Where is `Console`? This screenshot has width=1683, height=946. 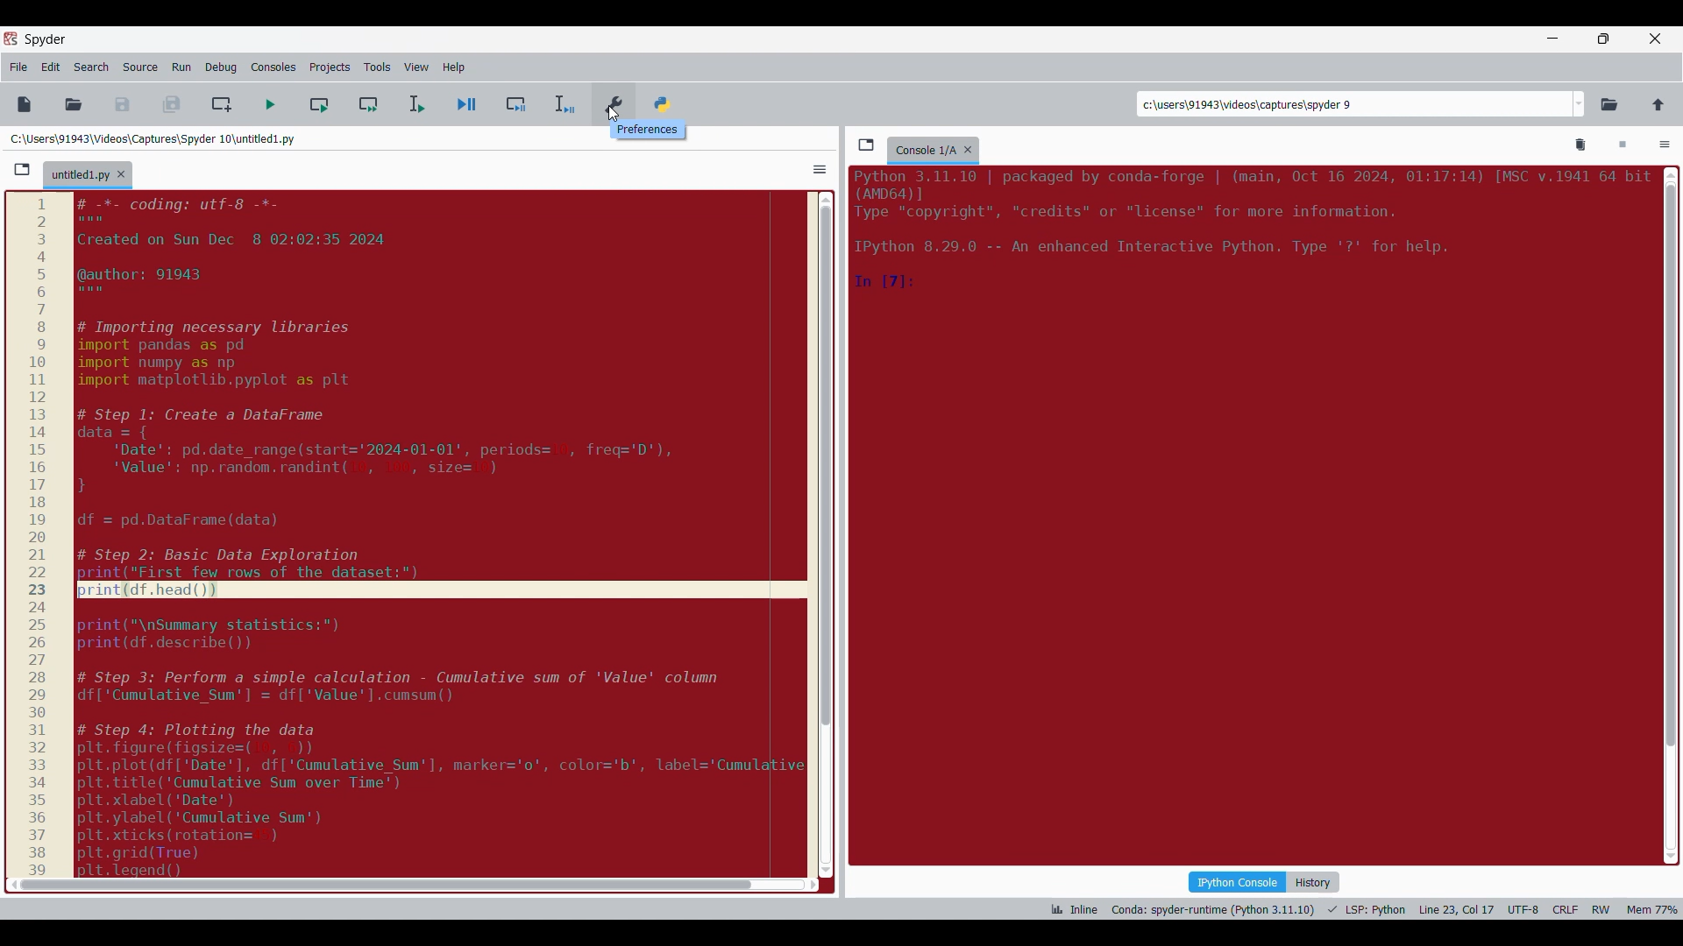 Console is located at coordinates (924, 151).